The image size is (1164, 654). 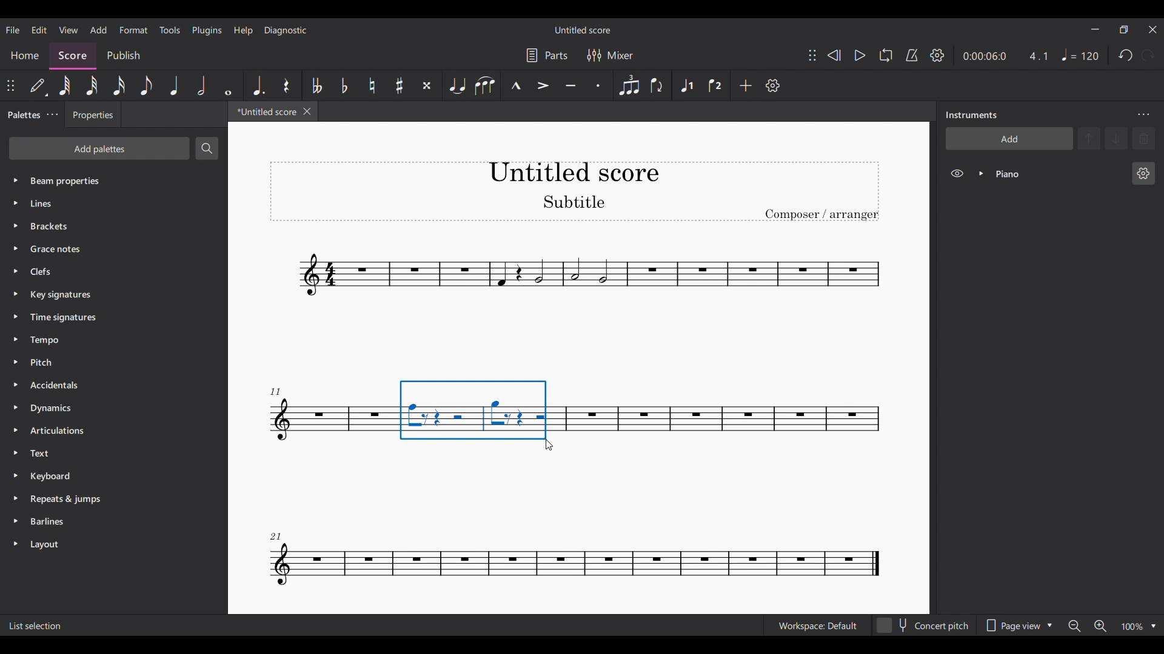 What do you see at coordinates (860, 55) in the screenshot?
I see `Play` at bounding box center [860, 55].